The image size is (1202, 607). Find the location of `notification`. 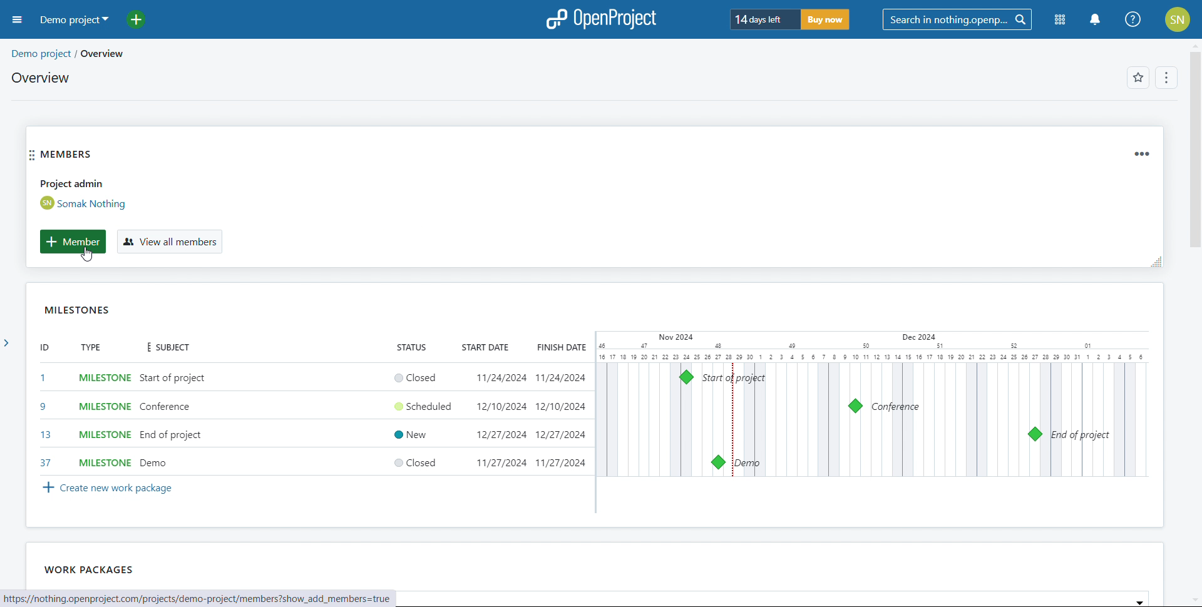

notification is located at coordinates (1097, 19).